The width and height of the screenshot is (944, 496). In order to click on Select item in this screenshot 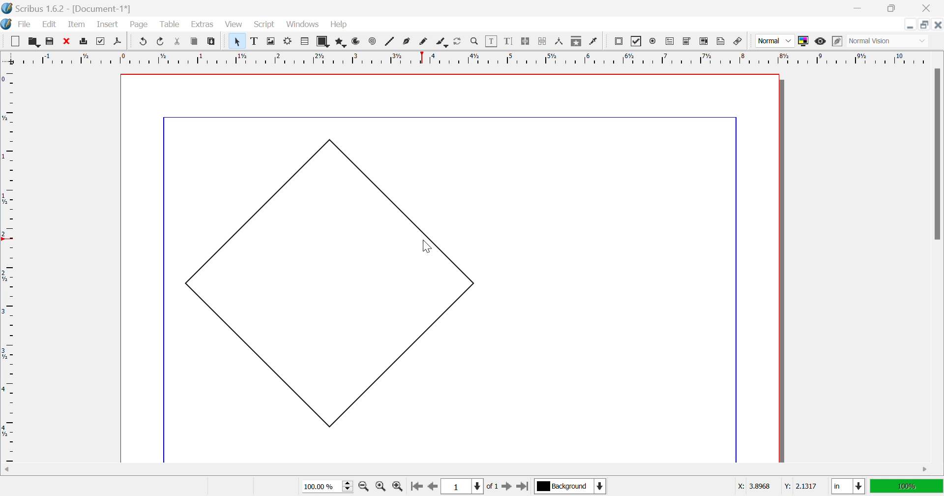, I will do `click(239, 41)`.